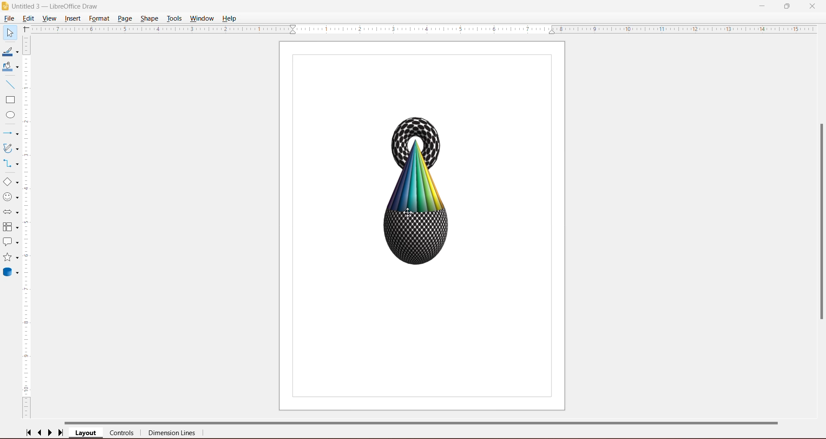 The height and width of the screenshot is (439, 826). Describe the element at coordinates (11, 163) in the screenshot. I see `Connectors` at that location.